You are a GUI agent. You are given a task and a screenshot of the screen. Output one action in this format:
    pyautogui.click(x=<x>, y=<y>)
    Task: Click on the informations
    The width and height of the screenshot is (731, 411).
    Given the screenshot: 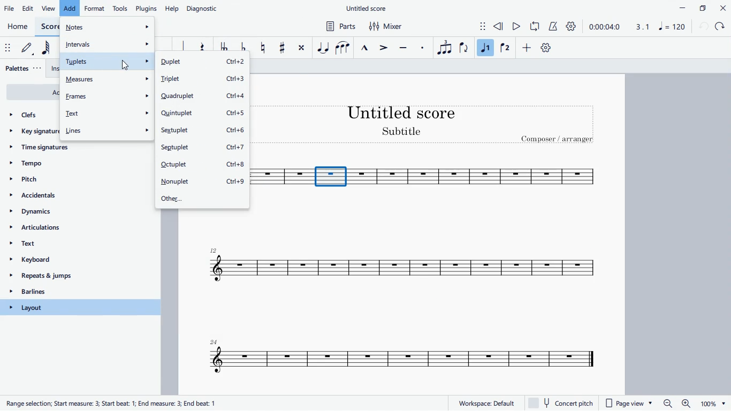 What is the action you would take?
    pyautogui.click(x=113, y=402)
    